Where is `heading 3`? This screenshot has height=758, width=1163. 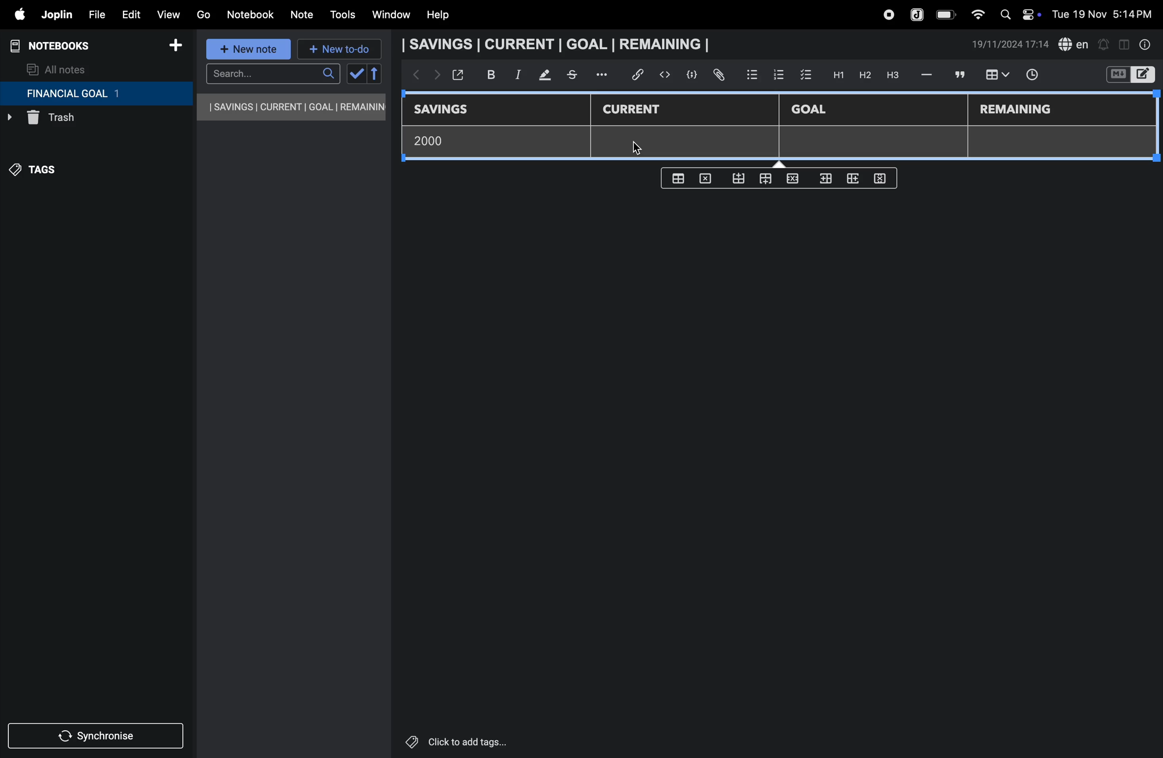
heading 3 is located at coordinates (893, 75).